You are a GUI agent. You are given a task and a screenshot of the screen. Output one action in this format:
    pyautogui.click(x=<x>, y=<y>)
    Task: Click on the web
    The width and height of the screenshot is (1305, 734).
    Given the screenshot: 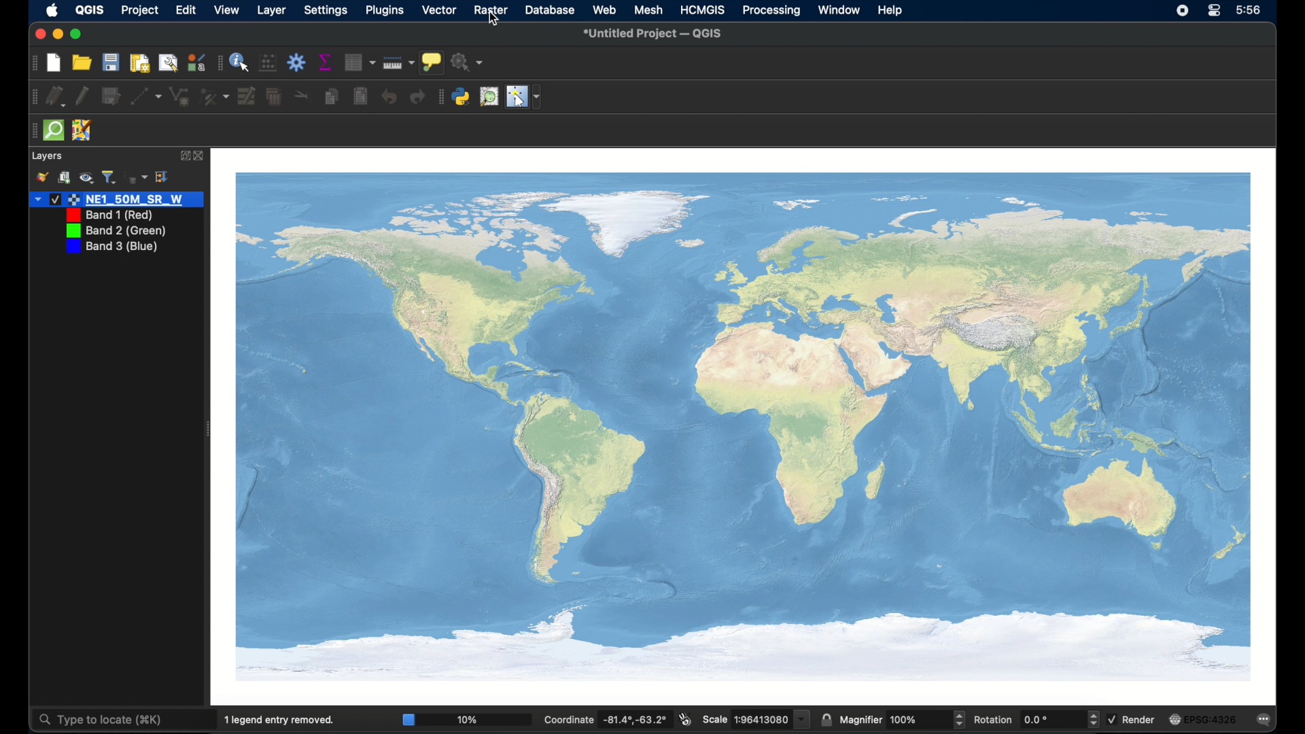 What is the action you would take?
    pyautogui.click(x=605, y=10)
    